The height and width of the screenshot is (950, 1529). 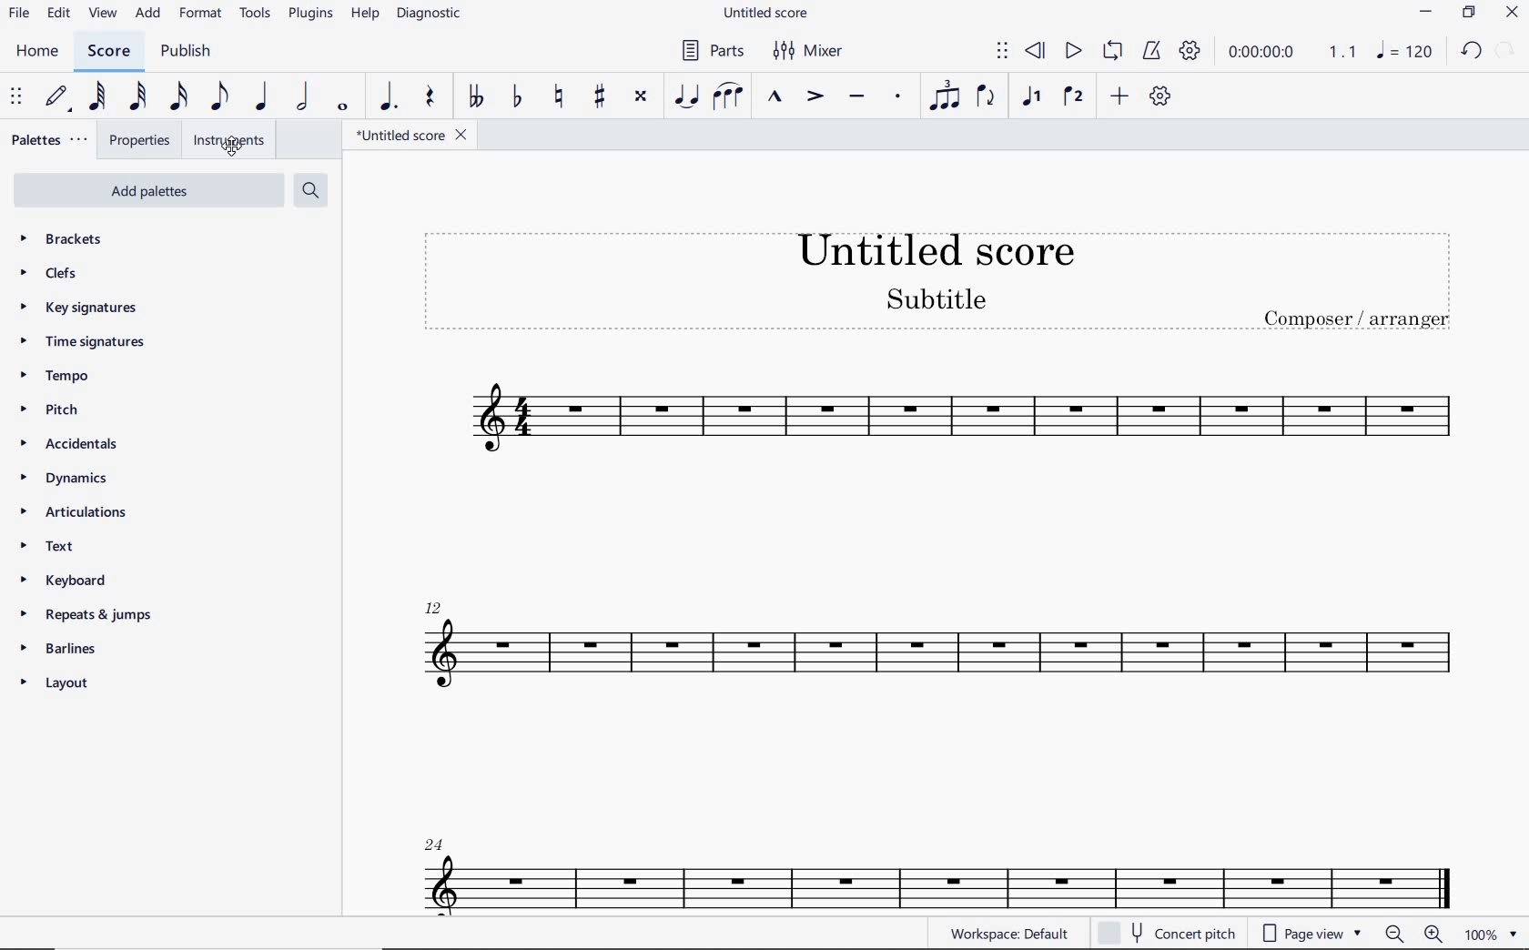 What do you see at coordinates (775, 97) in the screenshot?
I see `MARCATO` at bounding box center [775, 97].